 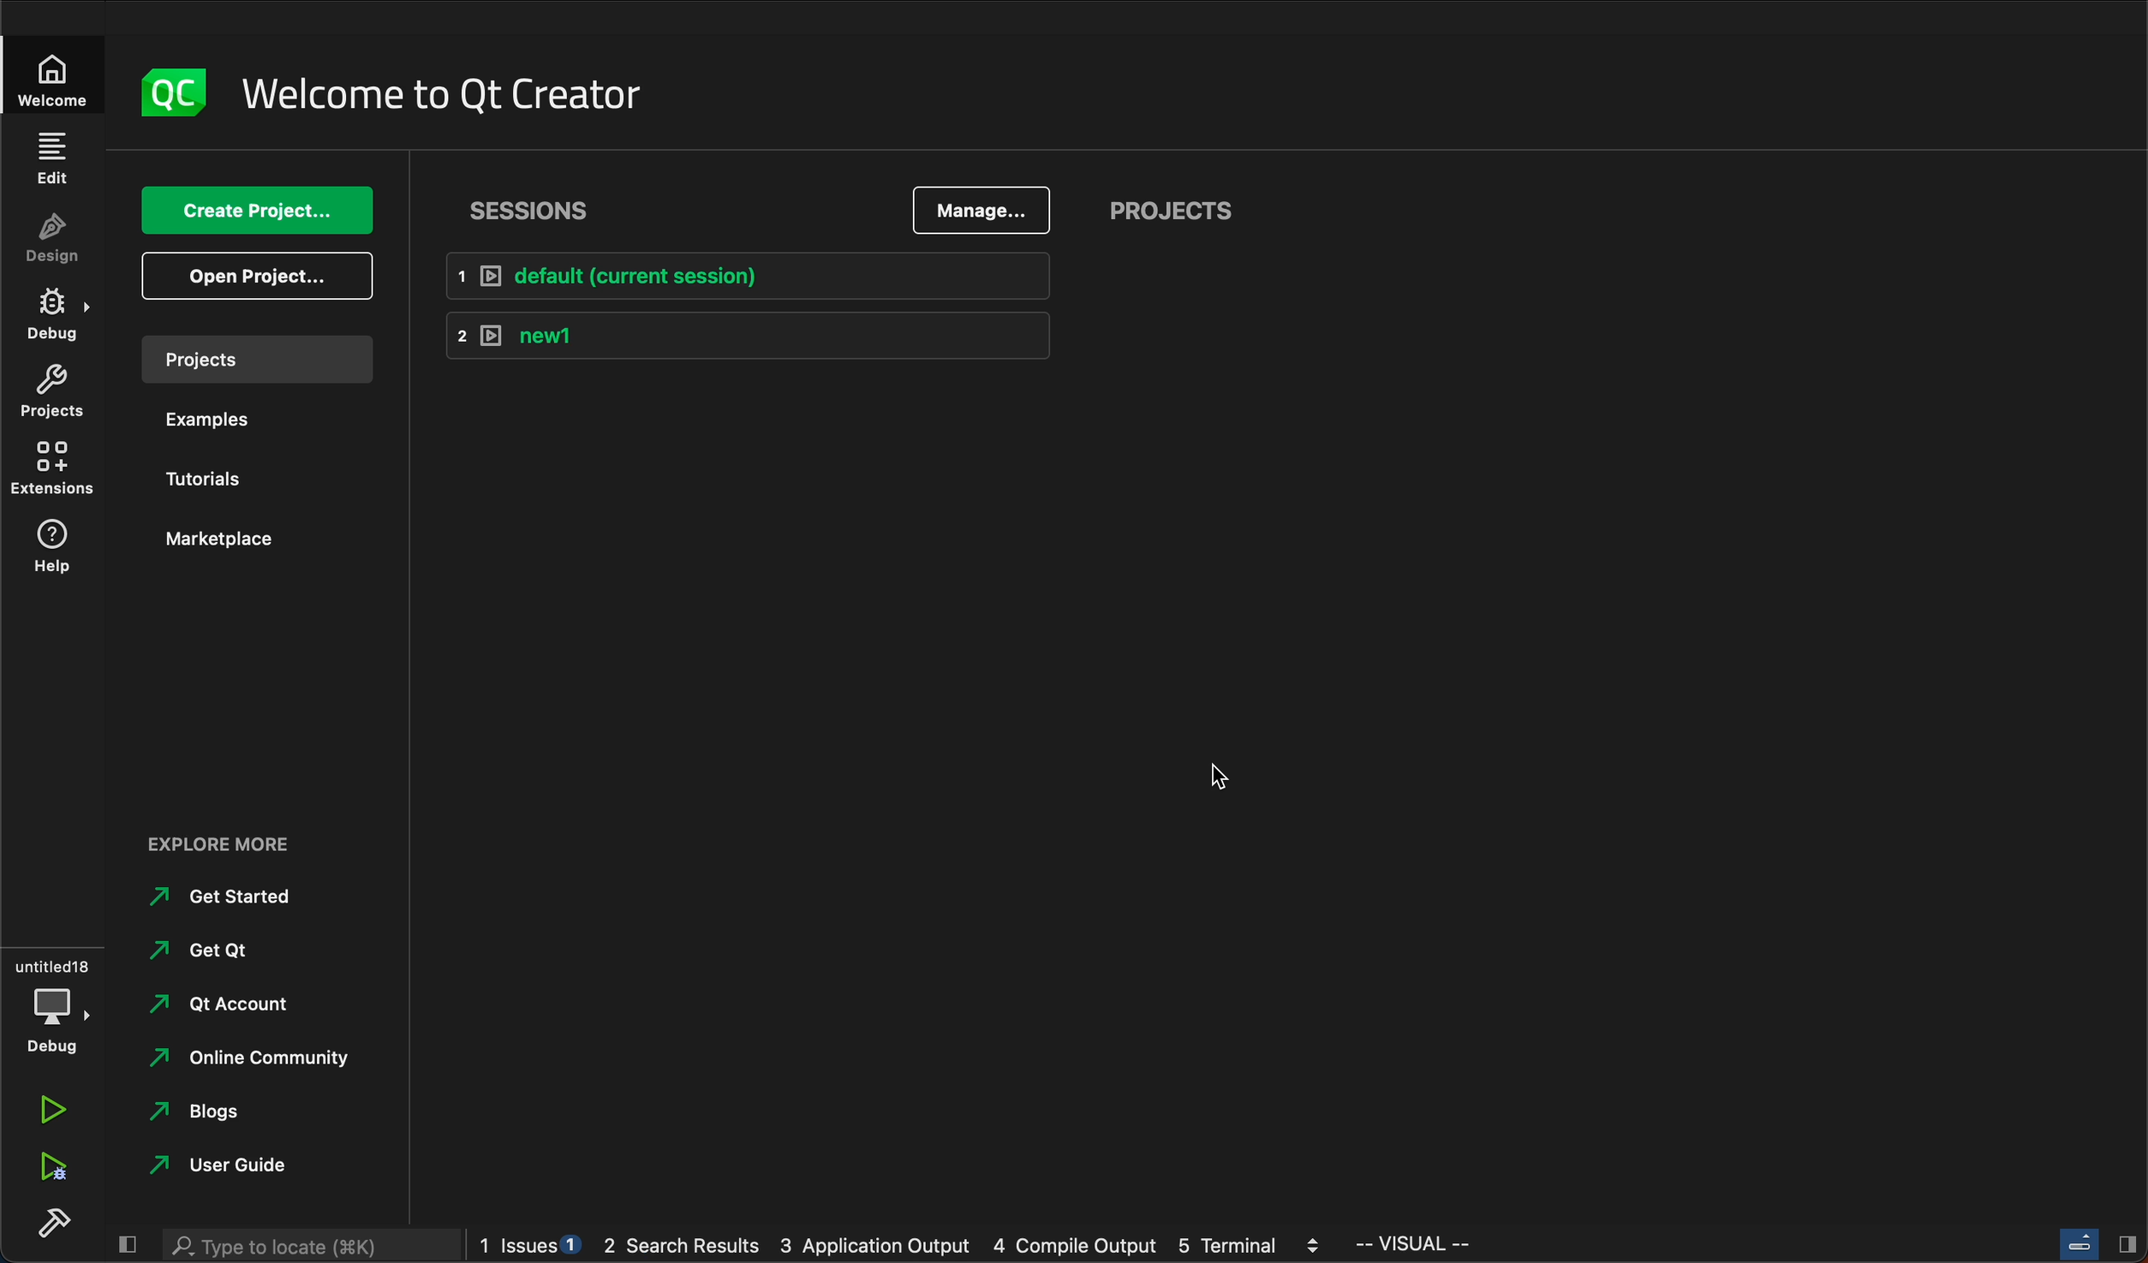 What do you see at coordinates (53, 395) in the screenshot?
I see `projects` at bounding box center [53, 395].